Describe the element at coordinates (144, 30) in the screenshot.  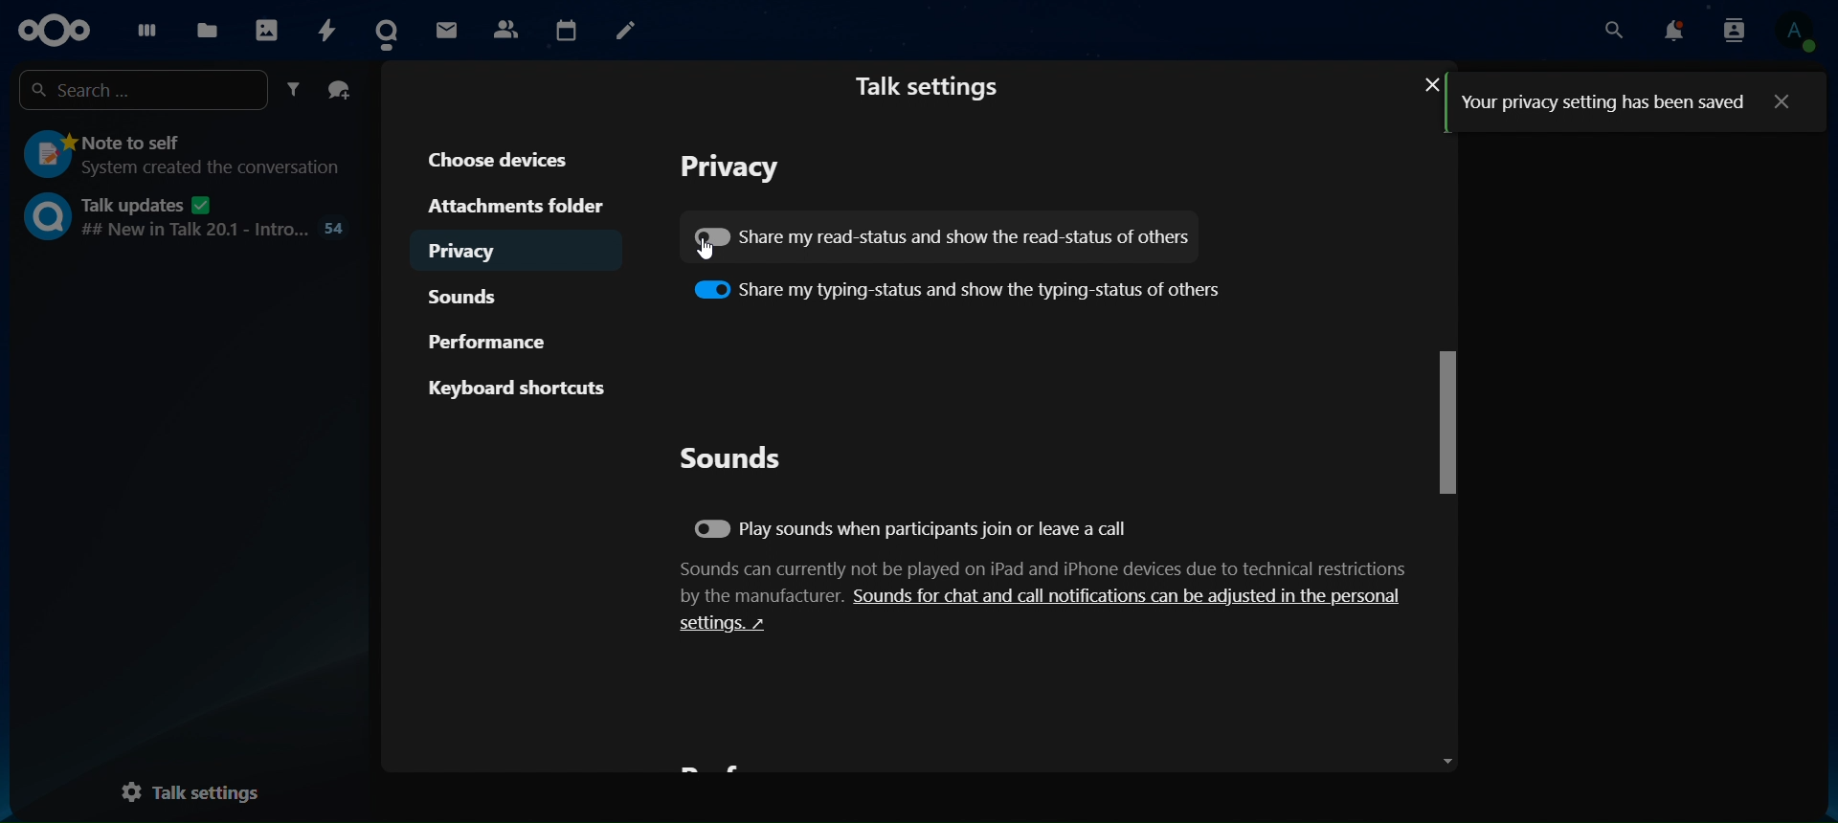
I see `dashboard` at that location.